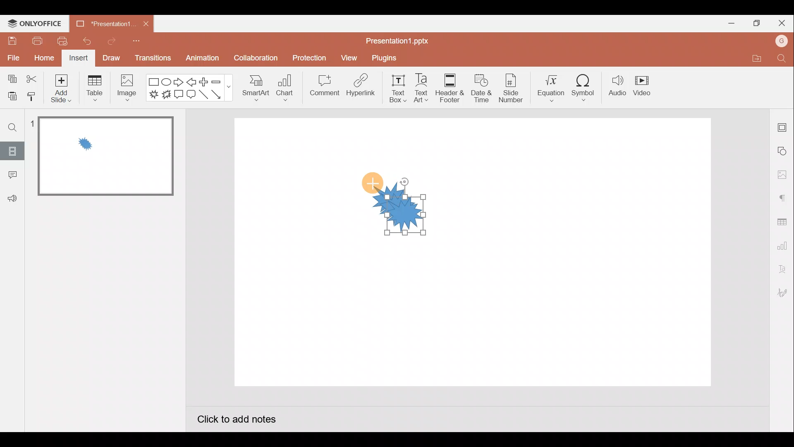 This screenshot has width=794, height=447. Describe the element at coordinates (139, 42) in the screenshot. I see `Customize quick access toolbar` at that location.